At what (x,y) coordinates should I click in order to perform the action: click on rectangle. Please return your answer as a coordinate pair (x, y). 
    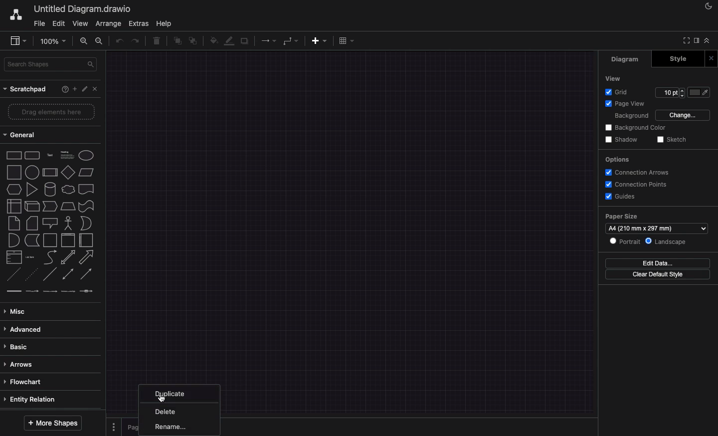
    Looking at the image, I should click on (14, 156).